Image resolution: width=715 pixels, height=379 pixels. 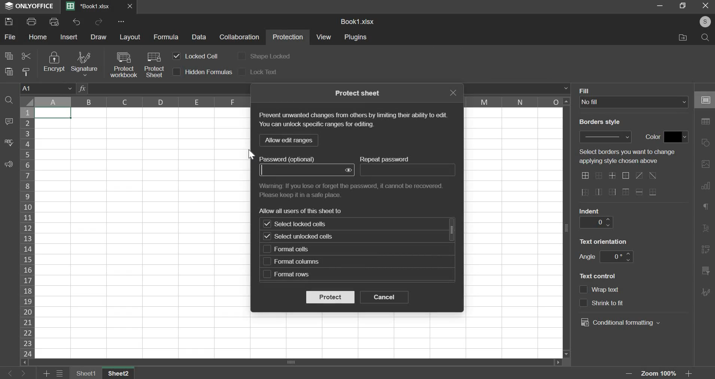 I want to click on fill type, so click(x=634, y=102).